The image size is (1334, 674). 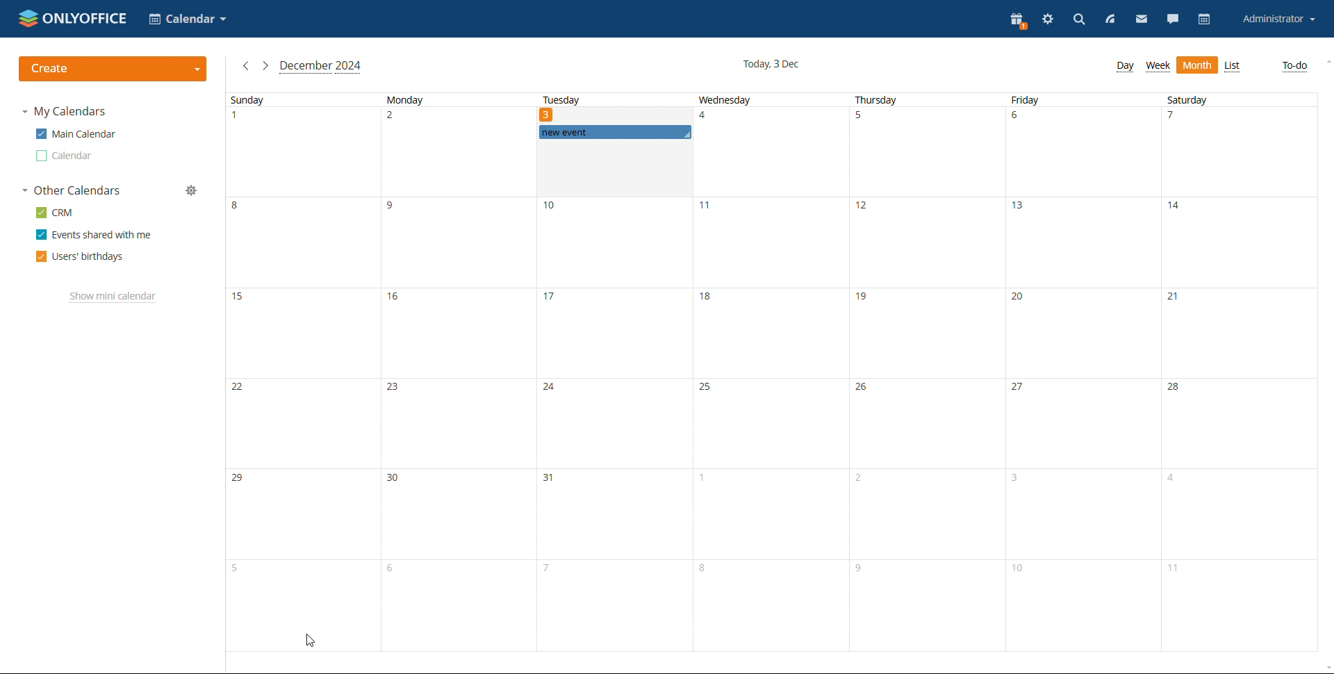 What do you see at coordinates (771, 65) in the screenshot?
I see `current date` at bounding box center [771, 65].